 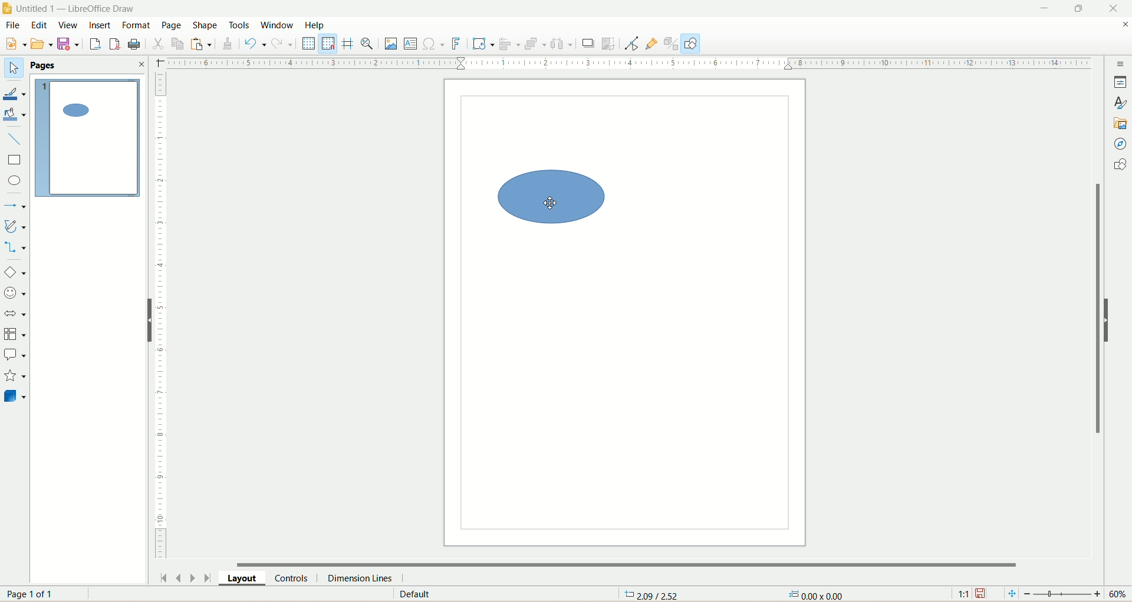 I want to click on vertical scroll bar, so click(x=1094, y=315).